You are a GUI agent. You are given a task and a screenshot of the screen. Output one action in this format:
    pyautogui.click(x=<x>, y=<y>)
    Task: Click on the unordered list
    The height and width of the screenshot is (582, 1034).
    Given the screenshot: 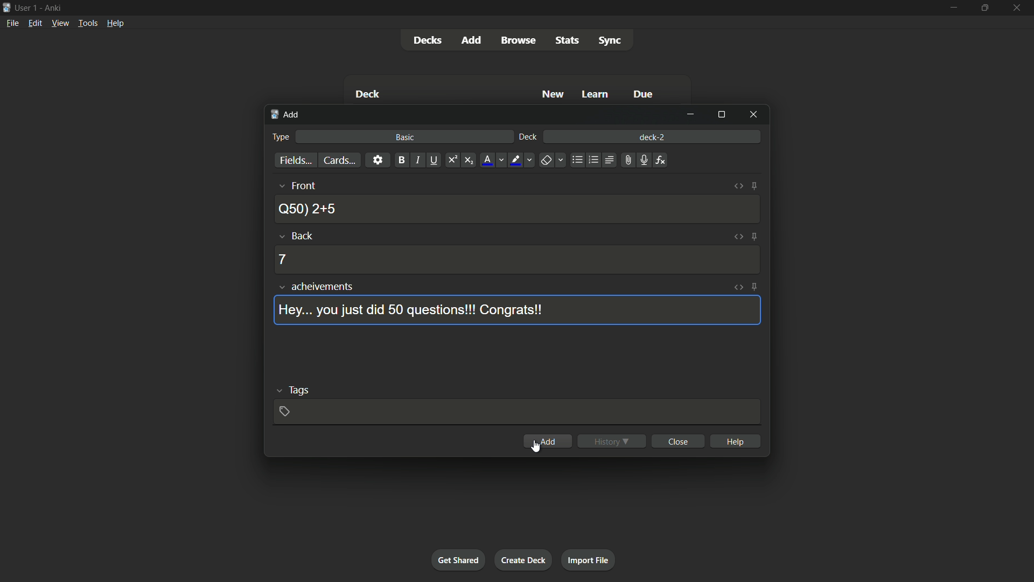 What is the action you would take?
    pyautogui.click(x=577, y=161)
    